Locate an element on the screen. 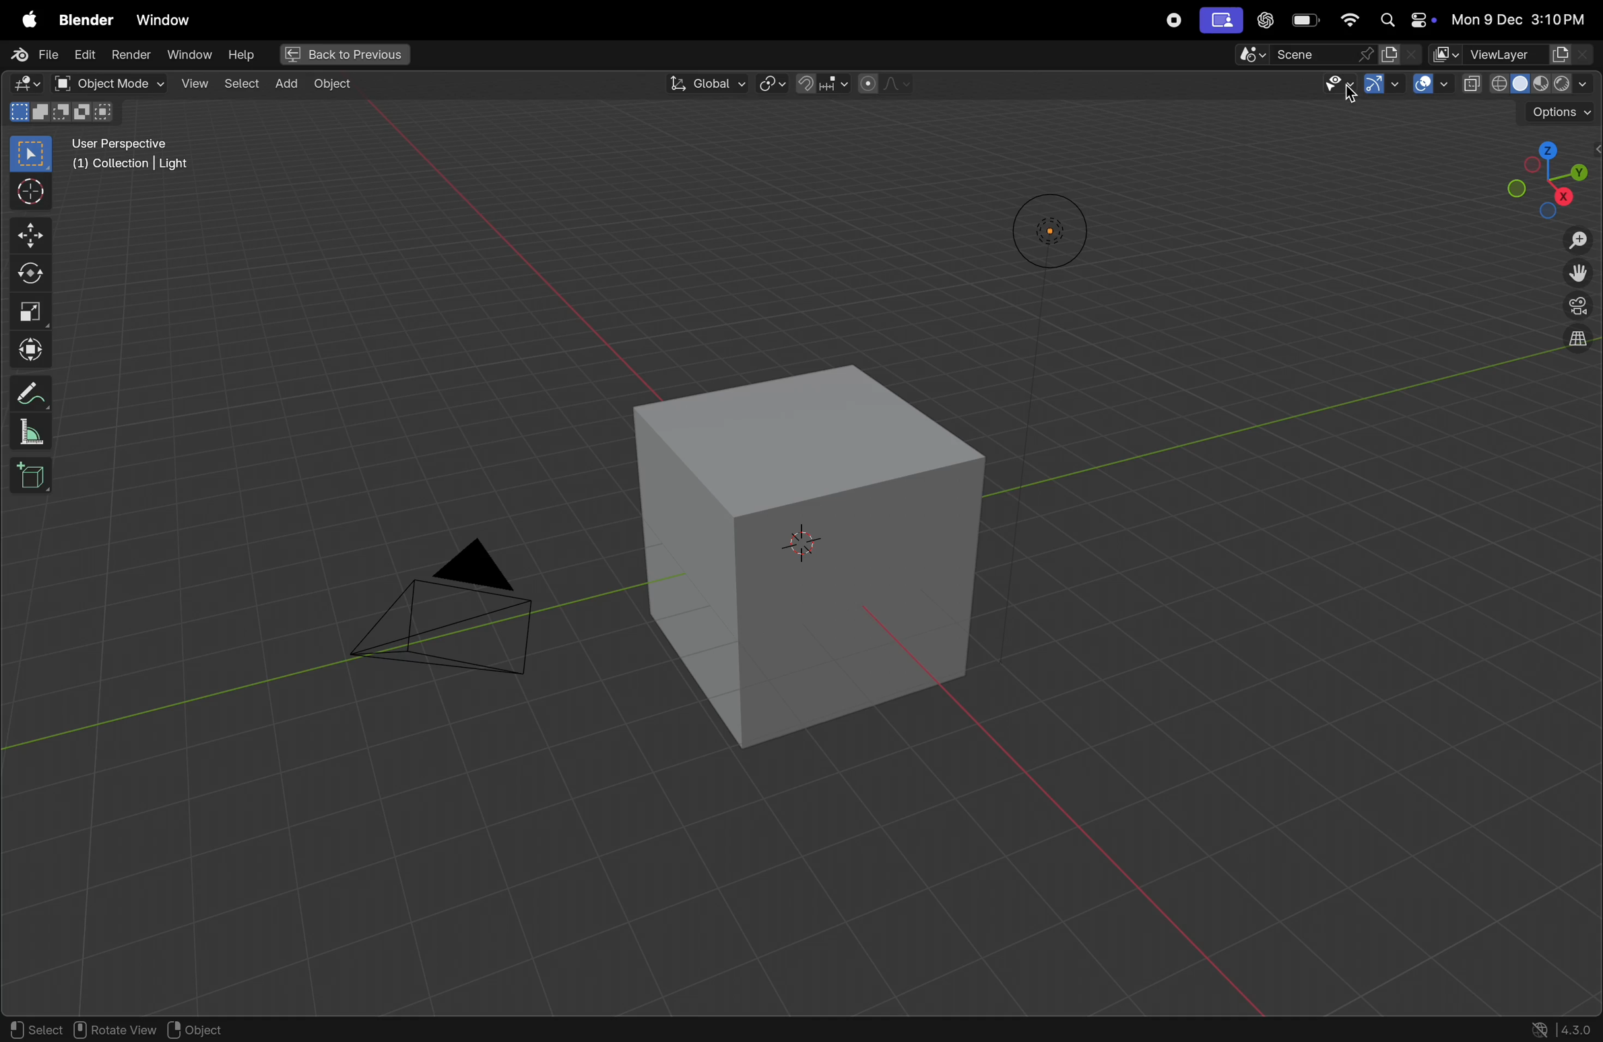 Image resolution: width=1603 pixels, height=1042 pixels. battery is located at coordinates (1302, 22).